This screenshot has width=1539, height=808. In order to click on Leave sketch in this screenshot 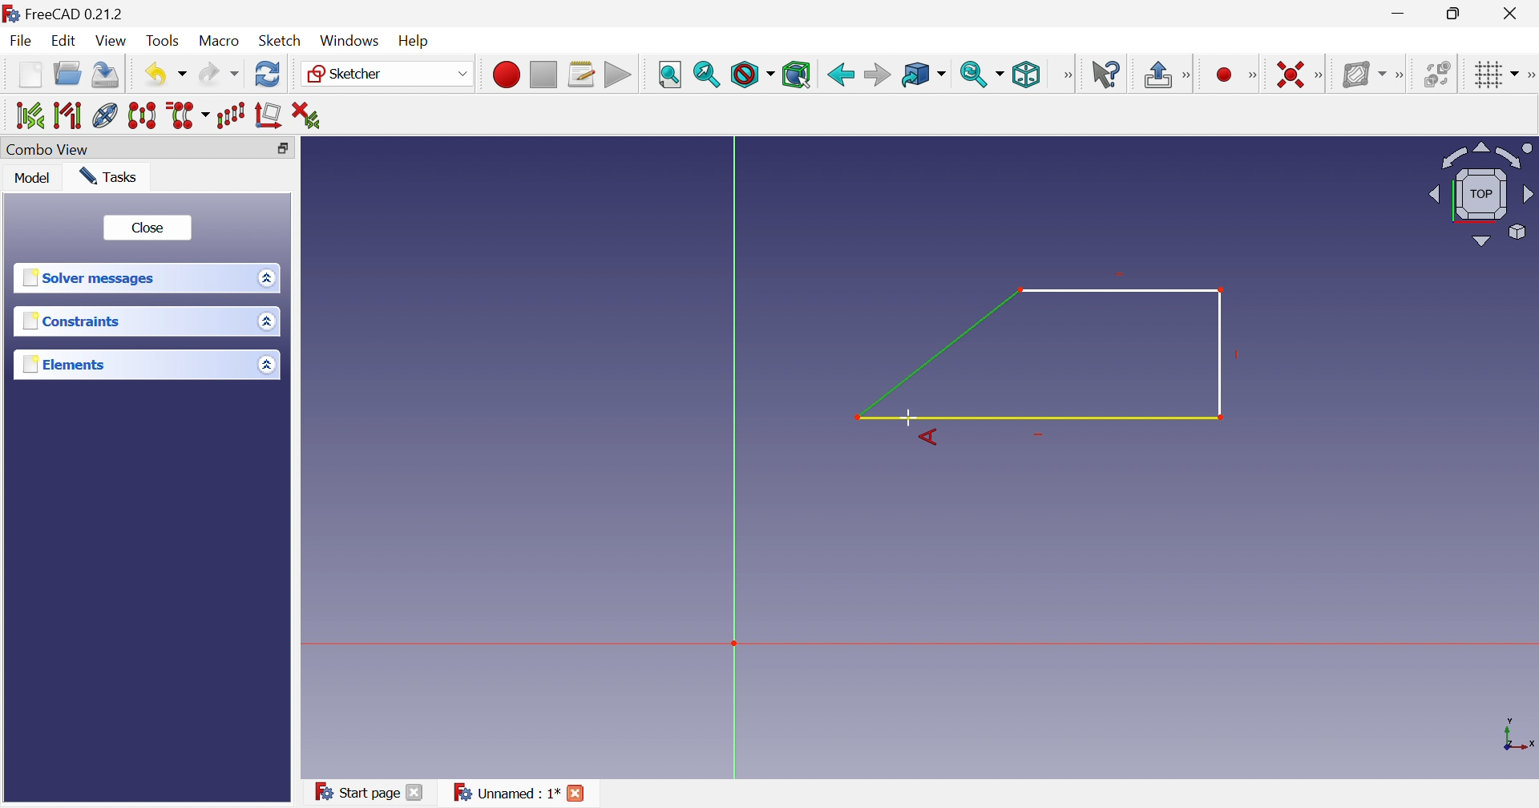, I will do `click(1156, 76)`.